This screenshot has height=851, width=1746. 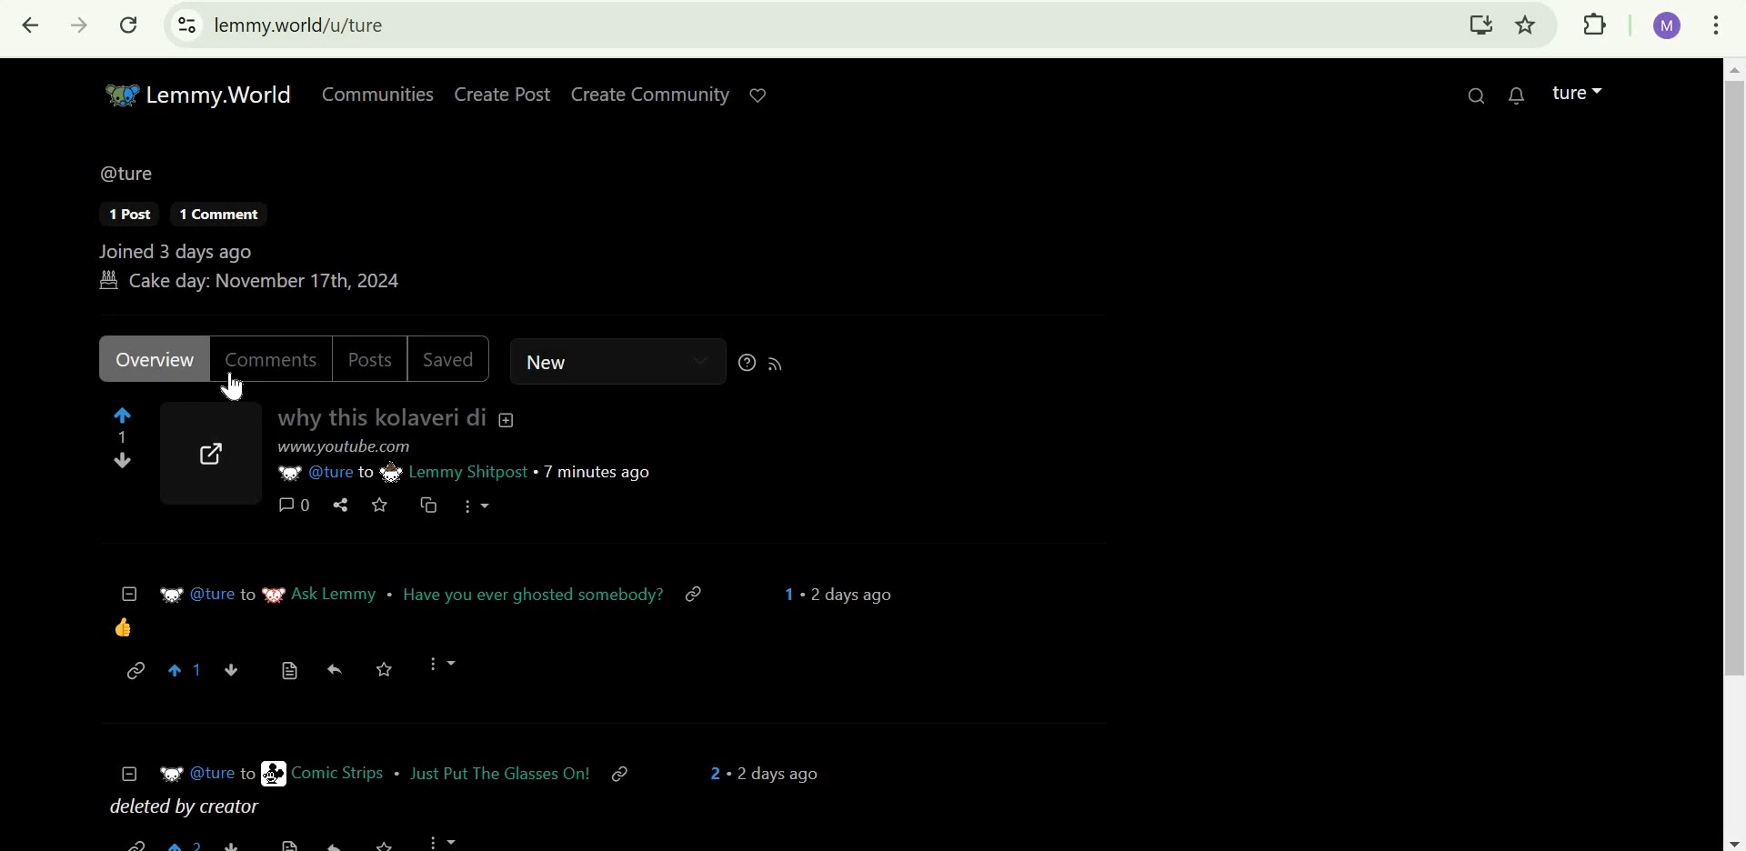 What do you see at coordinates (187, 25) in the screenshot?
I see `view site information` at bounding box center [187, 25].